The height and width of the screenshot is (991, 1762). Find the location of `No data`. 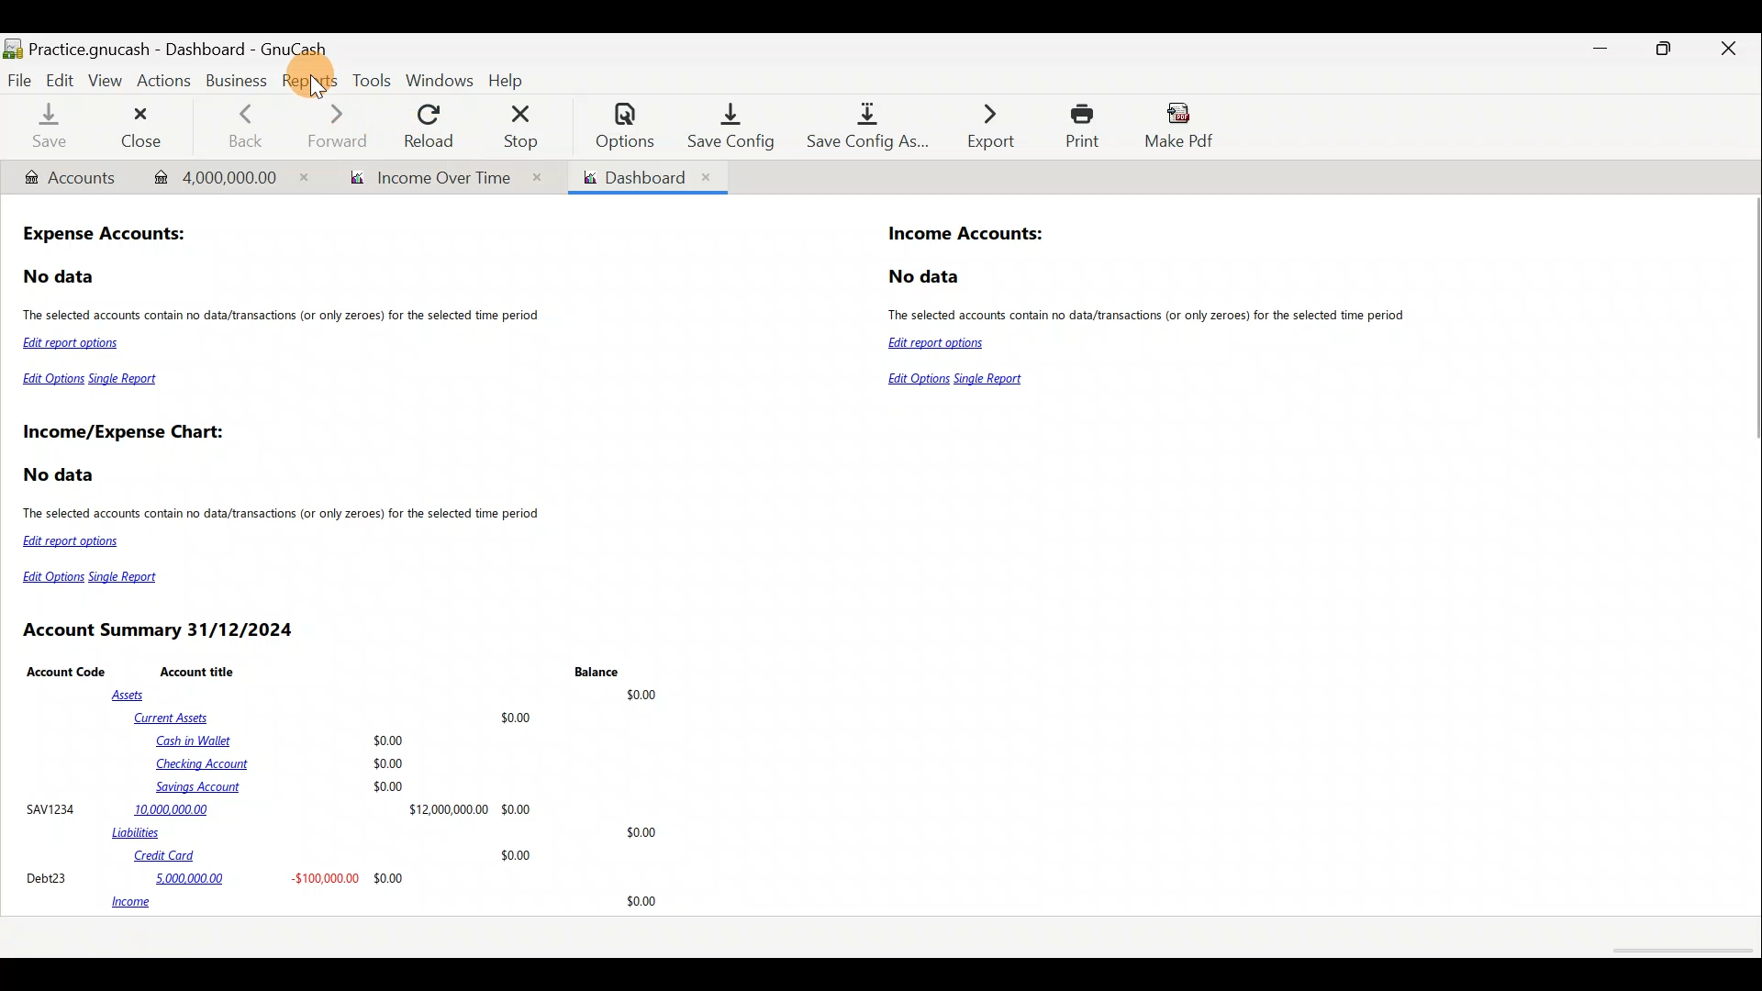

No data is located at coordinates (61, 475).